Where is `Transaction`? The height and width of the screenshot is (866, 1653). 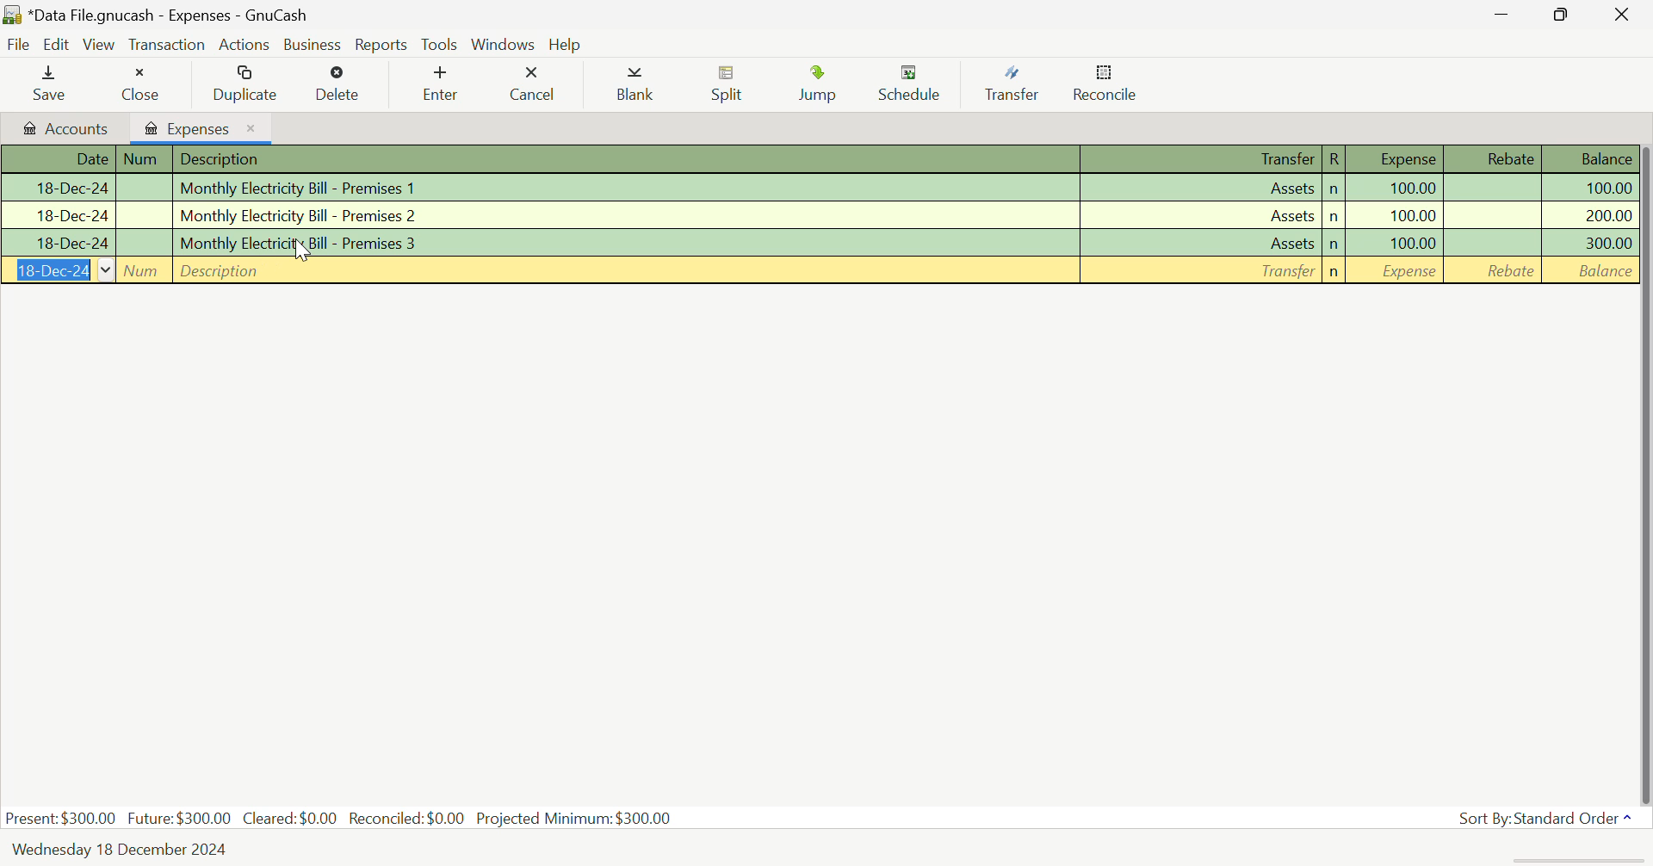 Transaction is located at coordinates (167, 45).